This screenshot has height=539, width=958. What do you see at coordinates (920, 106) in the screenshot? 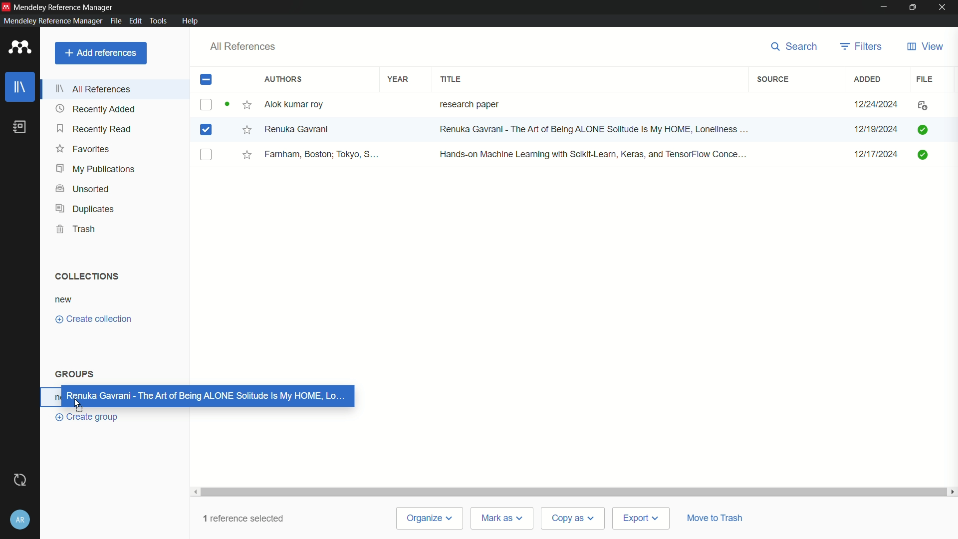
I see `download` at bounding box center [920, 106].